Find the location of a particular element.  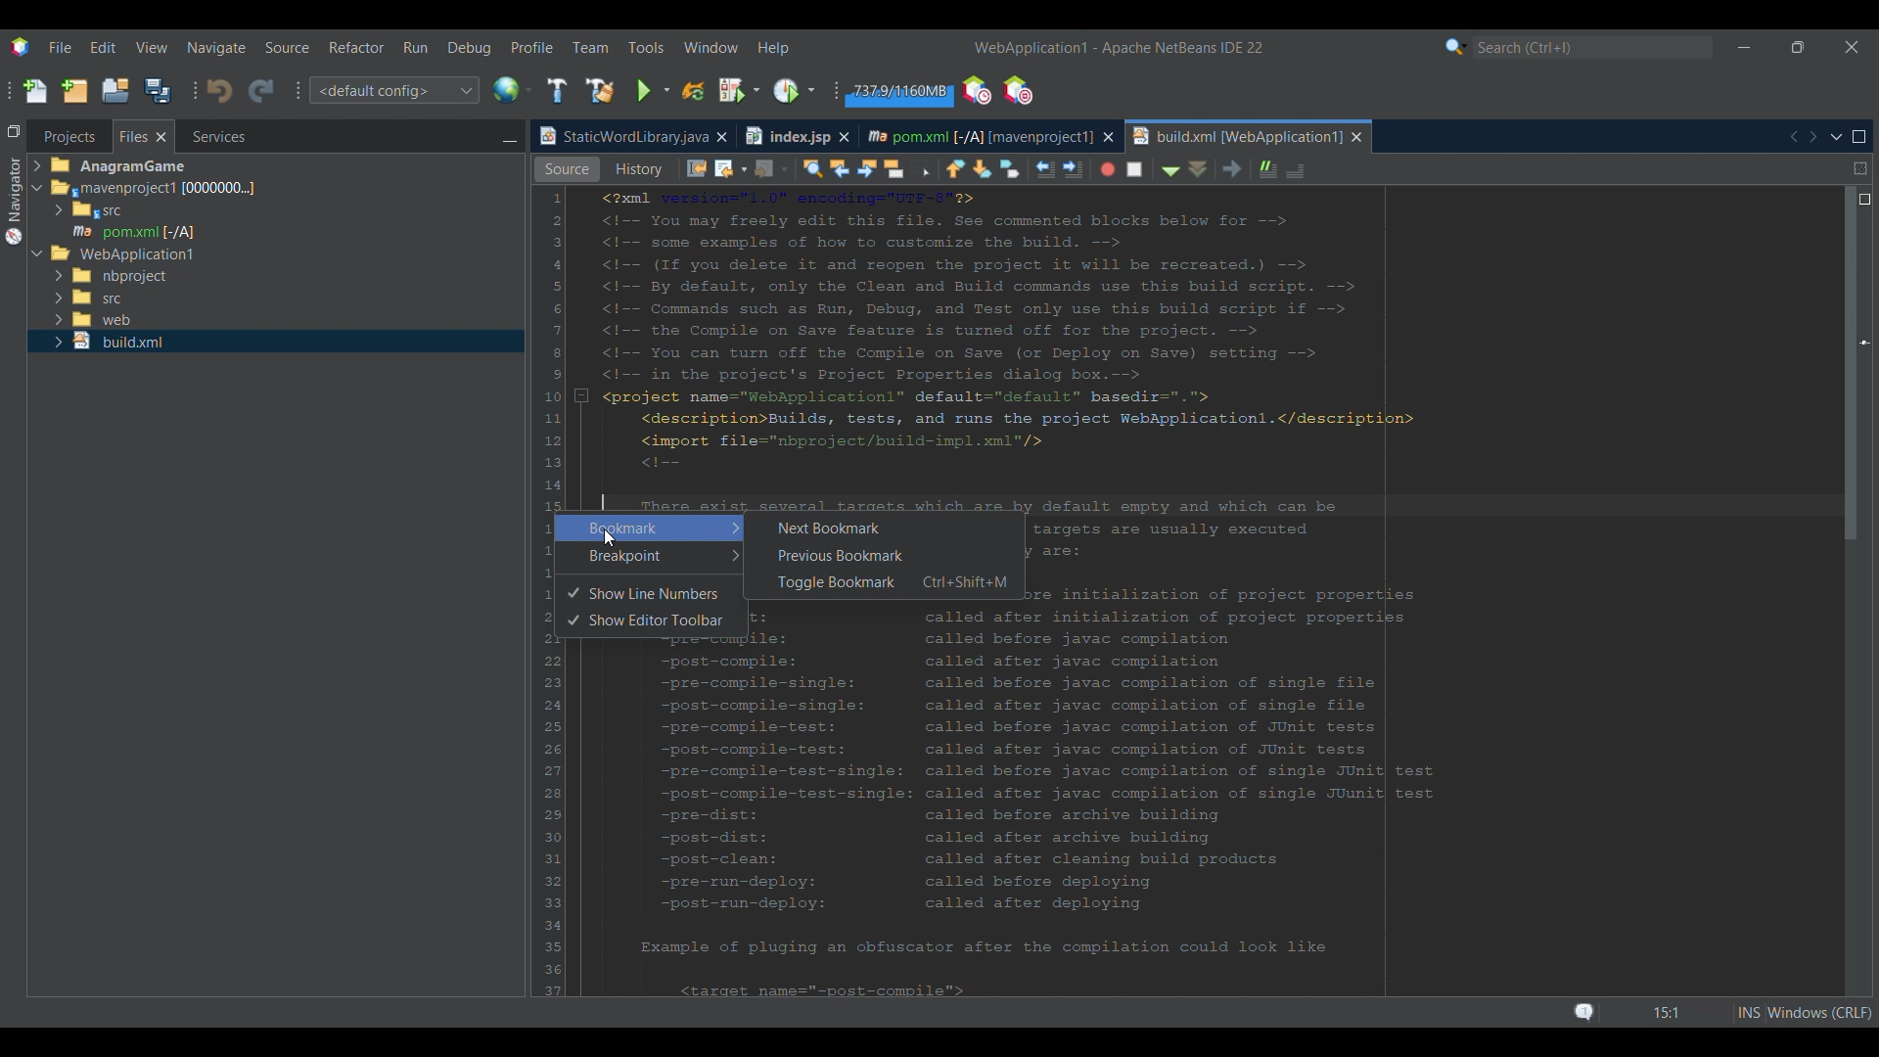

Run menu is located at coordinates (415, 47).